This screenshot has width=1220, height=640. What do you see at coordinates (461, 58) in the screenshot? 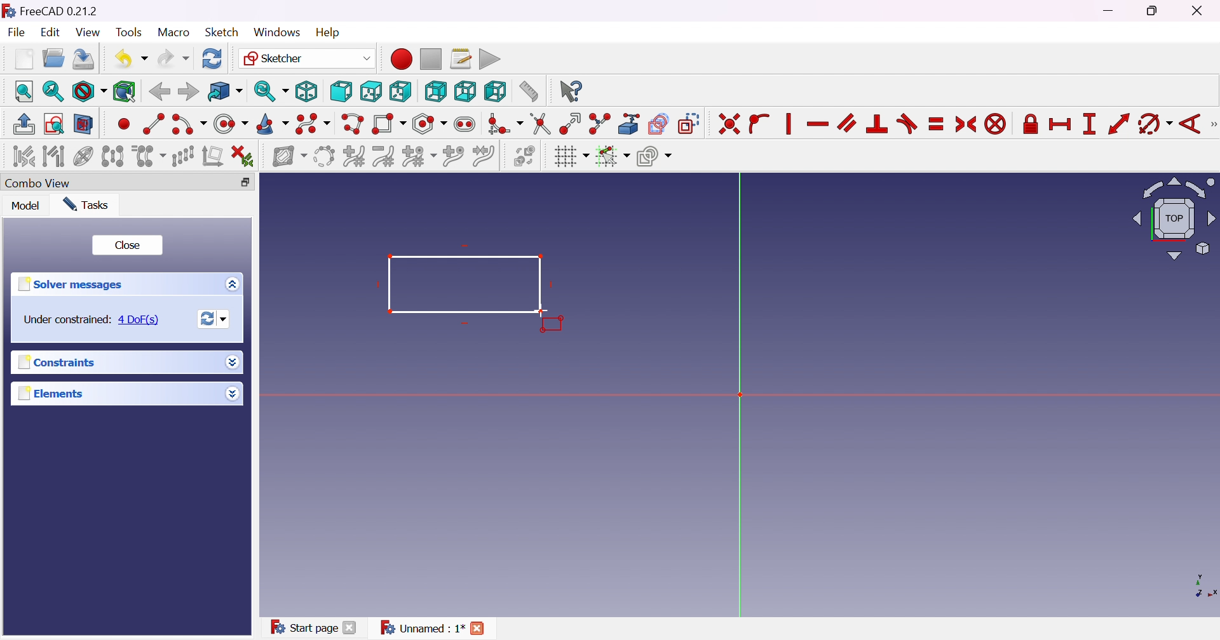
I see `Macros` at bounding box center [461, 58].